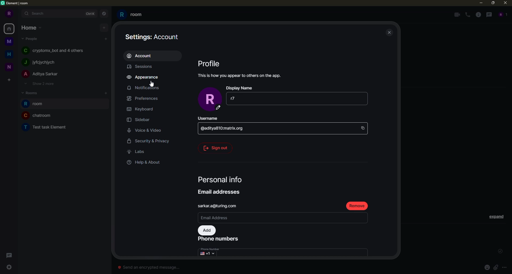 This screenshot has height=274, width=512. What do you see at coordinates (10, 42) in the screenshot?
I see `space` at bounding box center [10, 42].